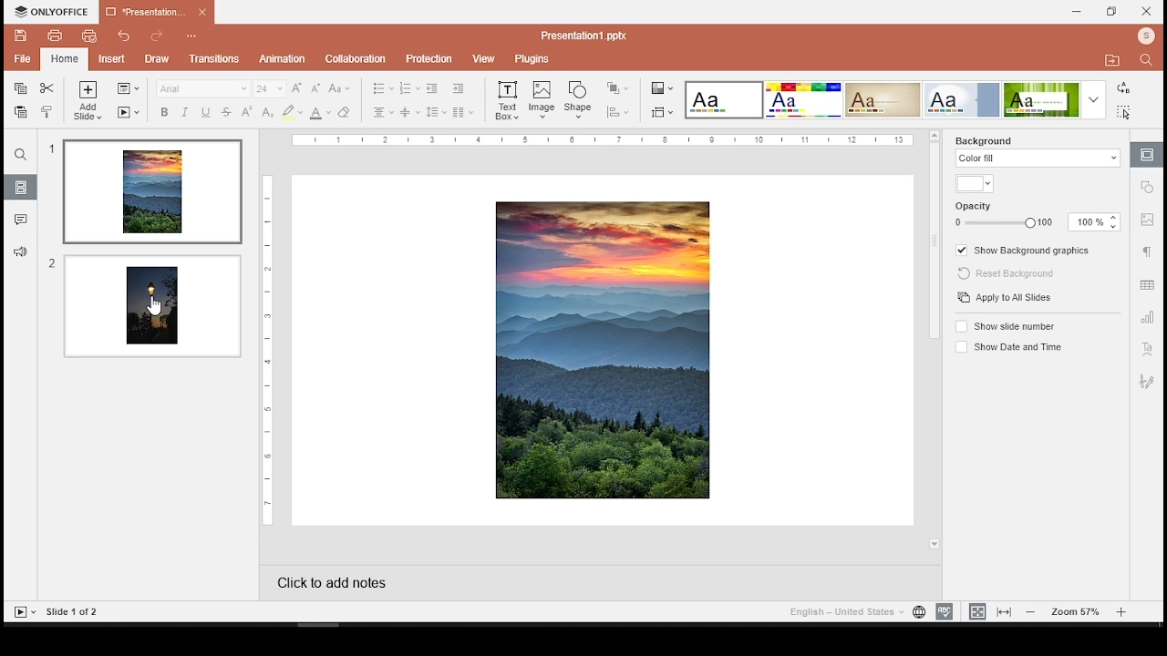  Describe the element at coordinates (1013, 274) in the screenshot. I see `reset background` at that location.